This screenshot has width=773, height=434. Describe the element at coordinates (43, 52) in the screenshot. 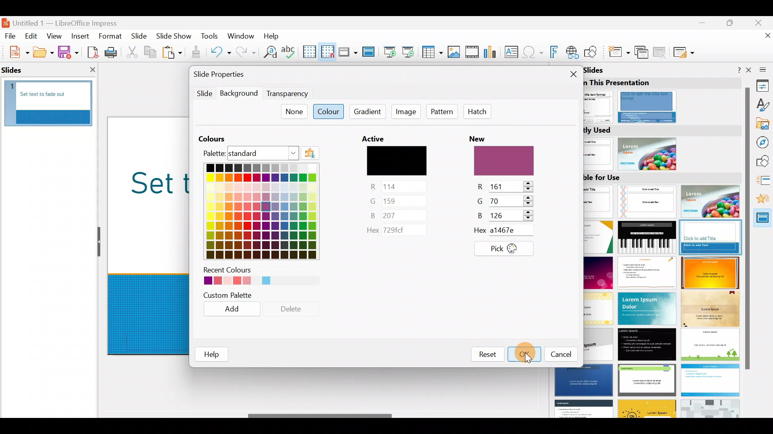

I see `Open` at that location.